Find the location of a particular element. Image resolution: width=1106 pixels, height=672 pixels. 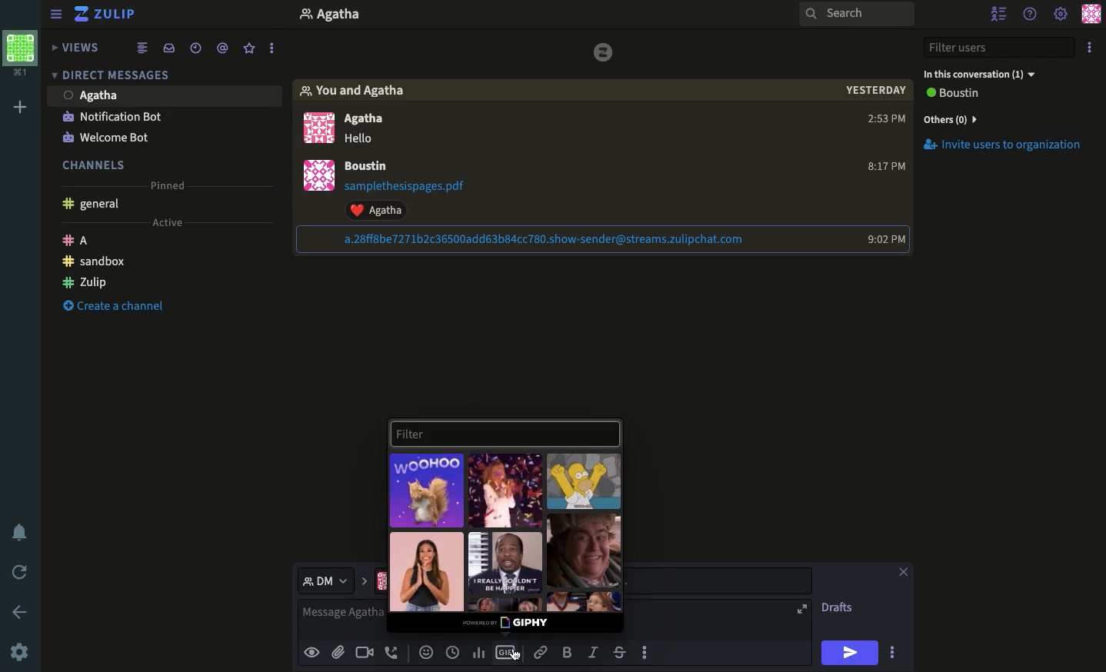

time is located at coordinates (881, 121).